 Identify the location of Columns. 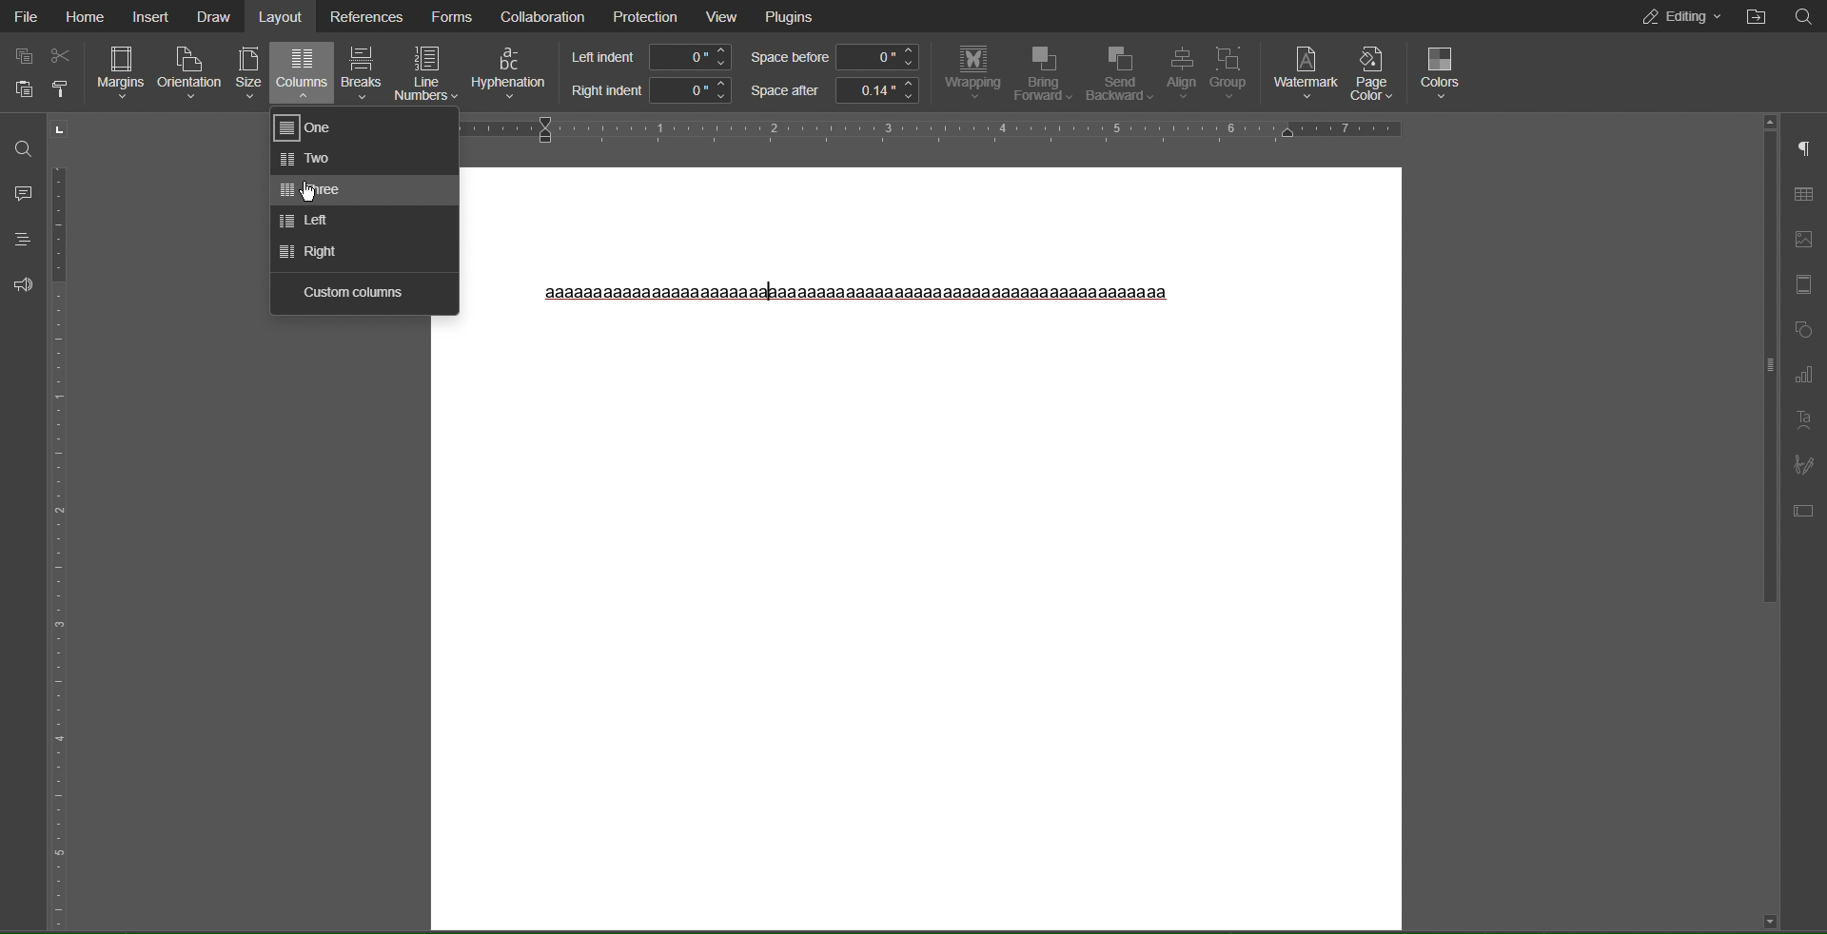
(304, 75).